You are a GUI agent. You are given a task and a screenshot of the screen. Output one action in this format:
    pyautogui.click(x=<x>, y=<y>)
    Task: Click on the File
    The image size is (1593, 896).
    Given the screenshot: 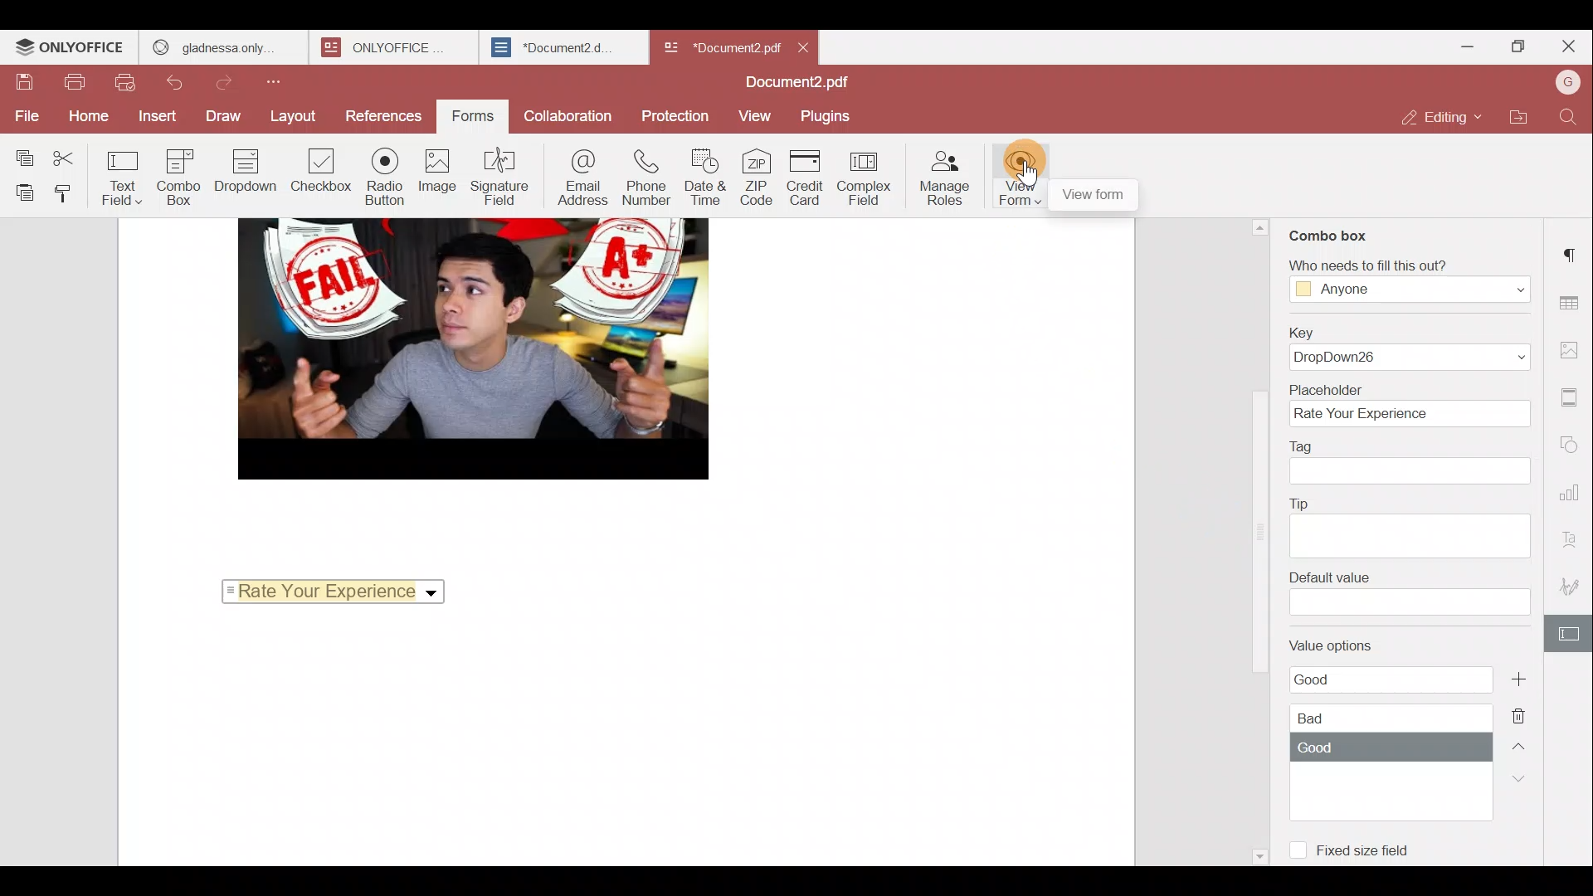 What is the action you would take?
    pyautogui.click(x=23, y=115)
    